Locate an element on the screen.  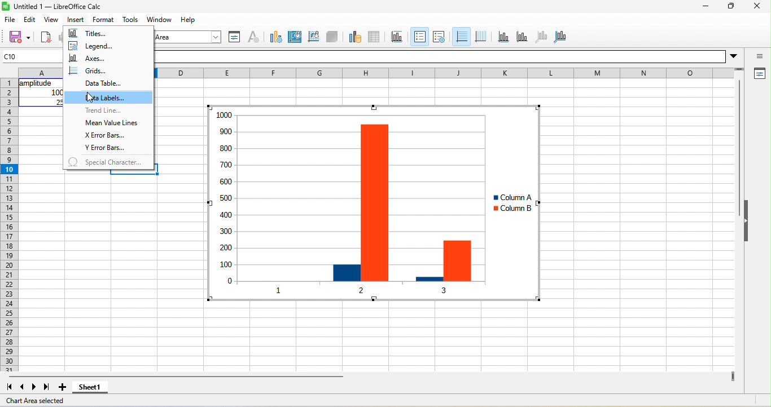
x axis is located at coordinates (502, 37).